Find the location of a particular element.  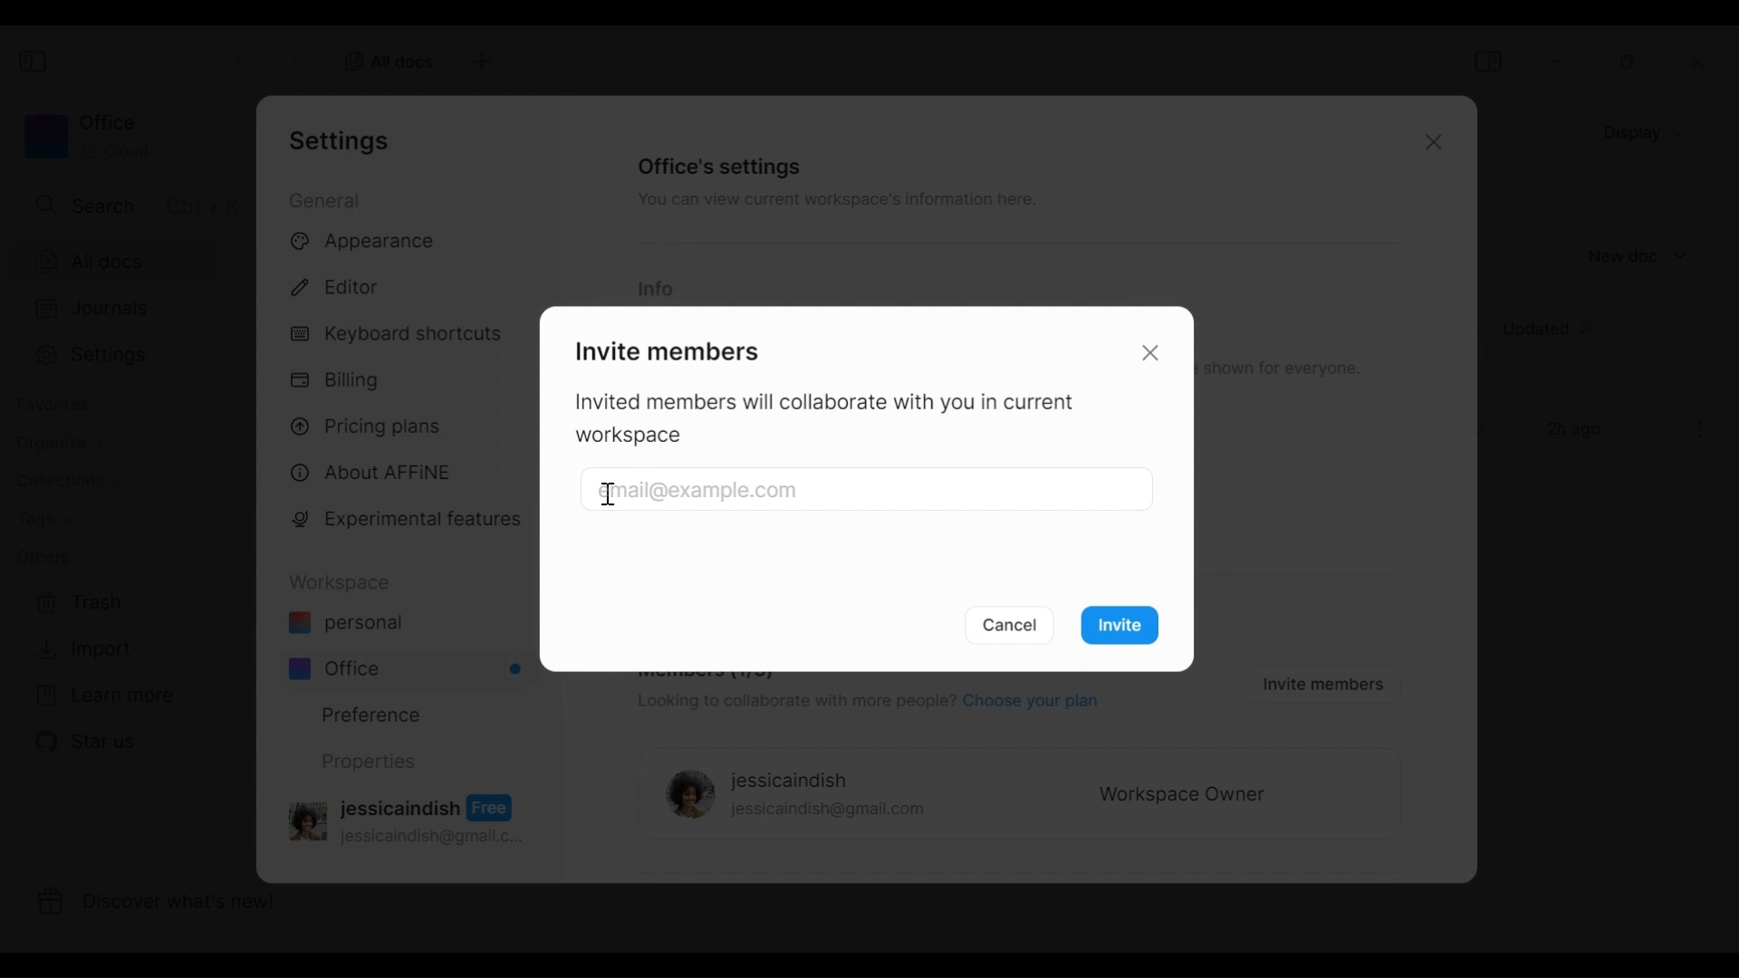

Office's settings is located at coordinates (721, 166).